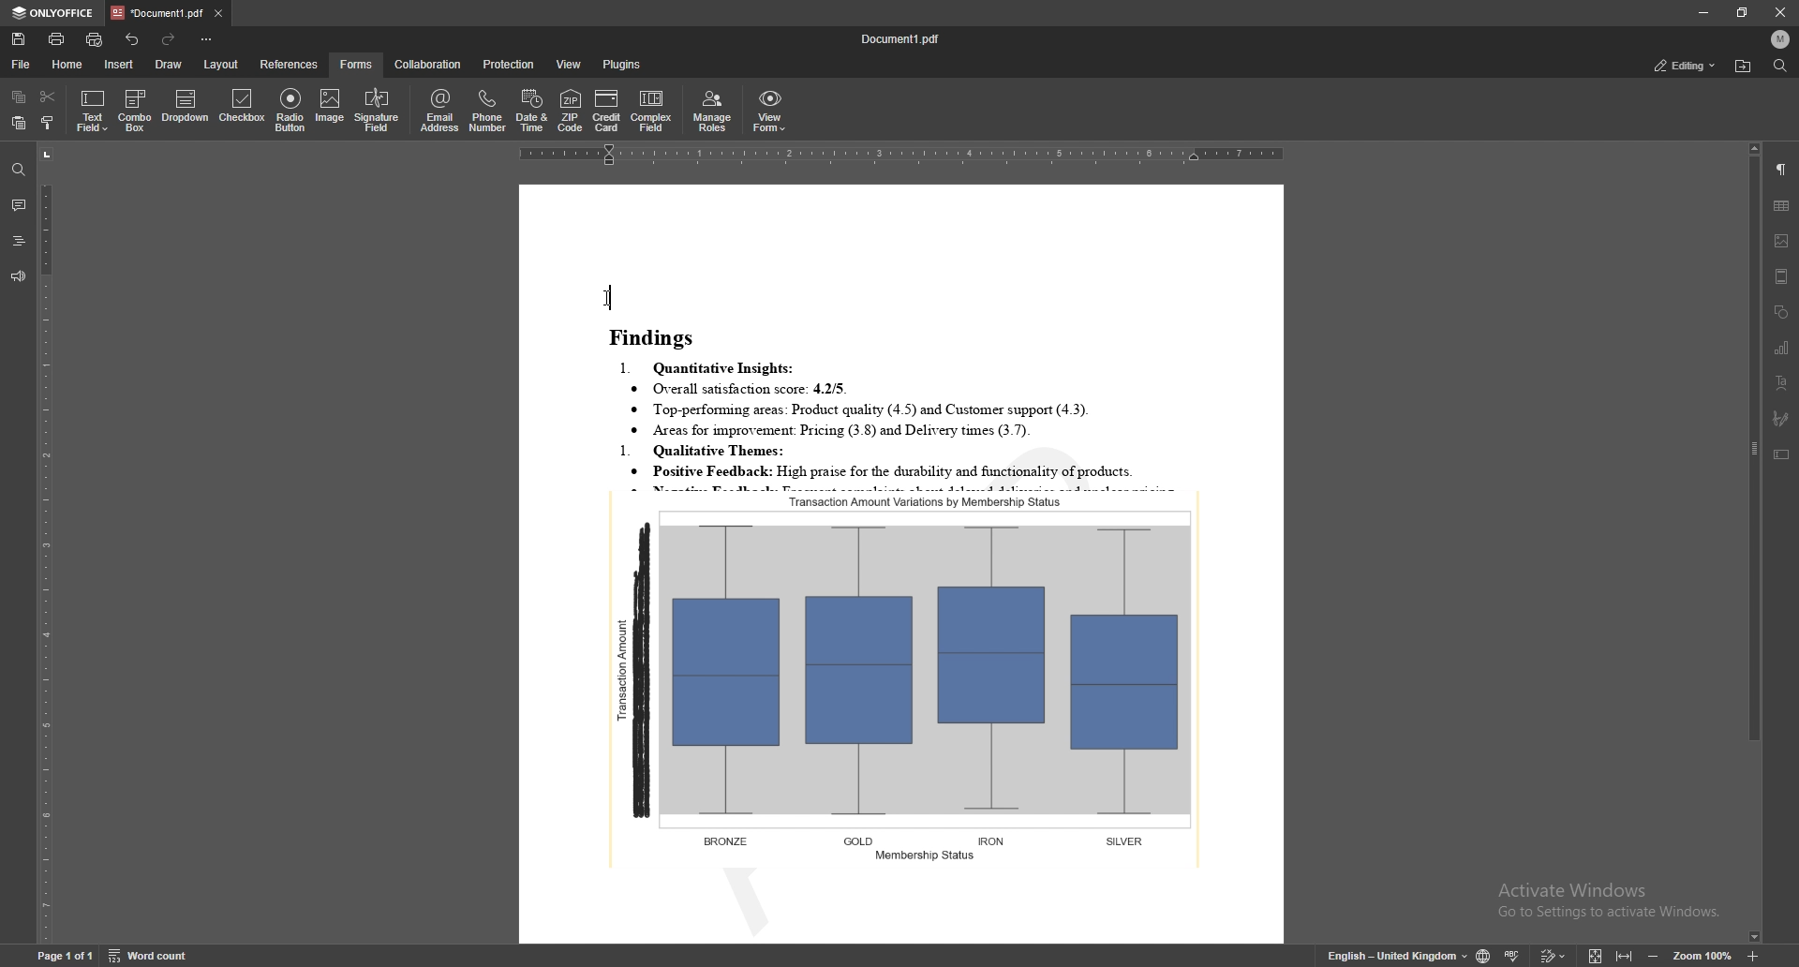  I want to click on image, so click(332, 108).